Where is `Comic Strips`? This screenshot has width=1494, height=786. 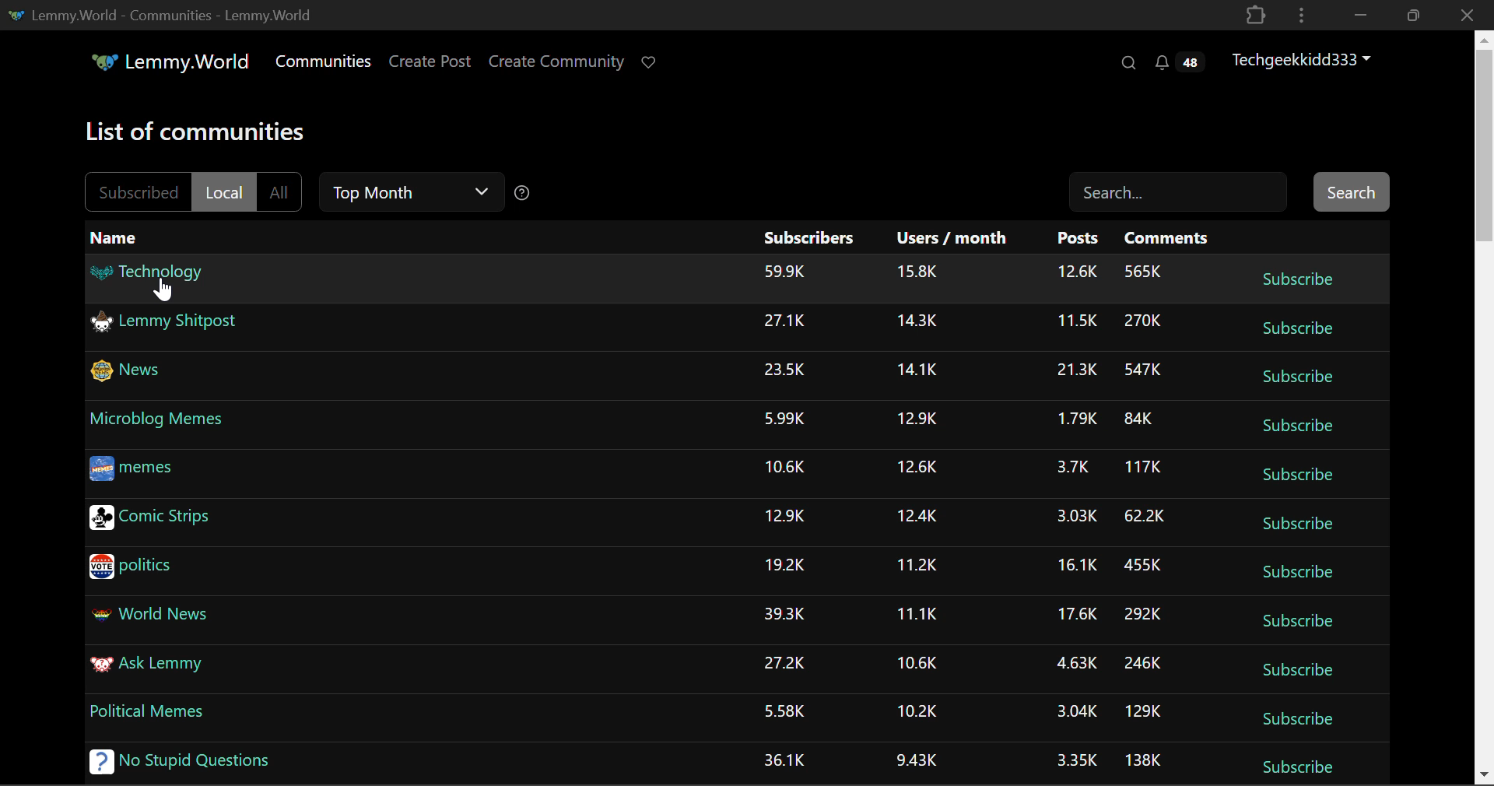
Comic Strips is located at coordinates (183, 521).